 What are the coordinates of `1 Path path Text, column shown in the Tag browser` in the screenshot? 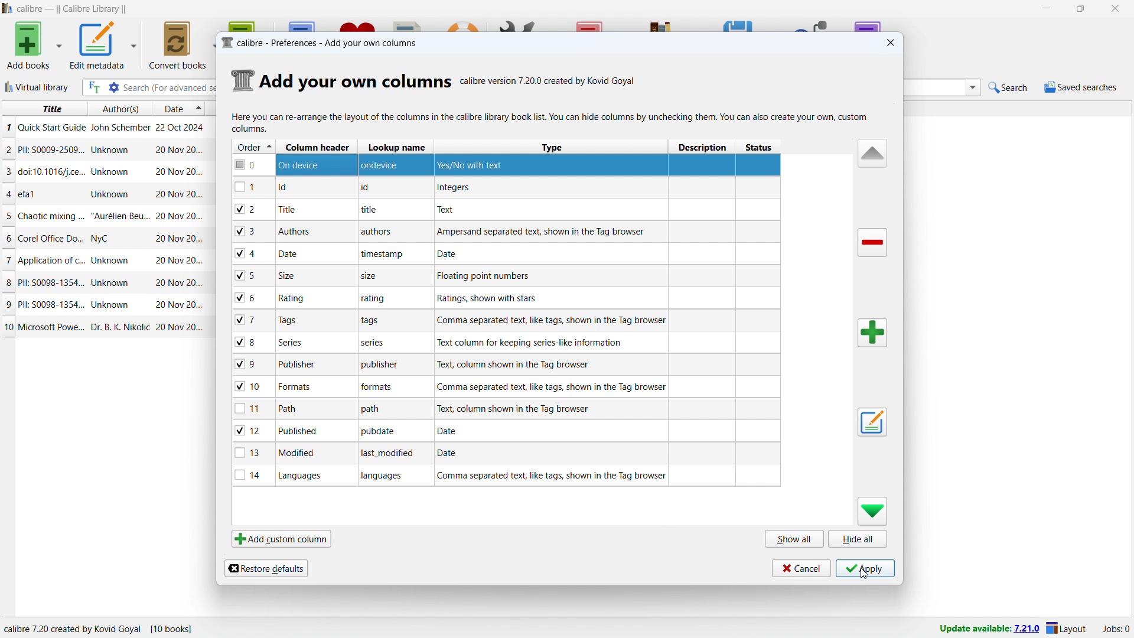 It's located at (503, 409).